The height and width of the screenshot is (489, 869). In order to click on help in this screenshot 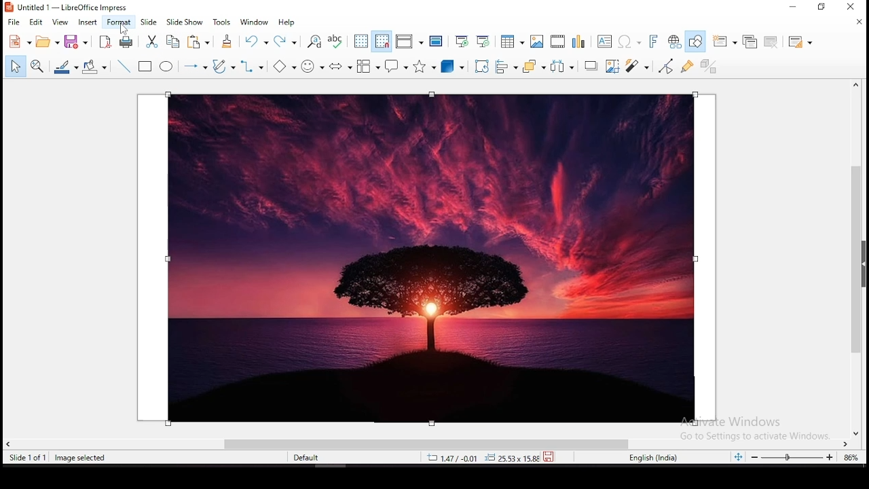, I will do `click(289, 23)`.